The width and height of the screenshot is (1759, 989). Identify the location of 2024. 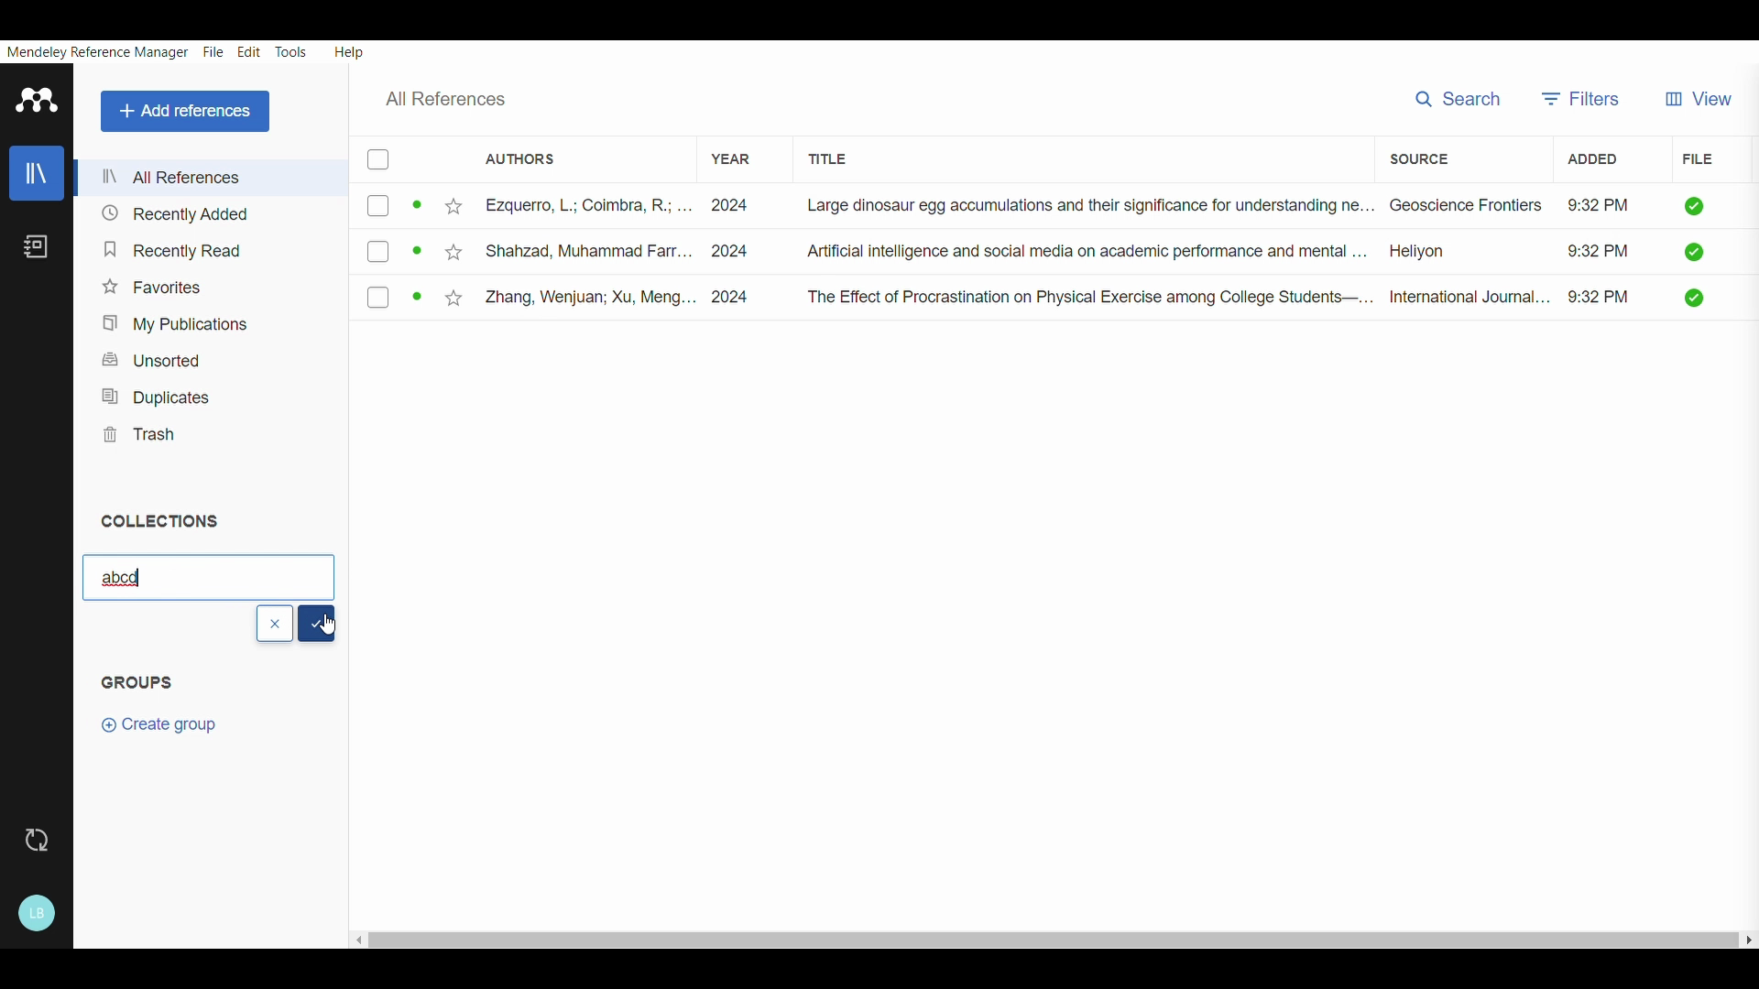
(733, 250).